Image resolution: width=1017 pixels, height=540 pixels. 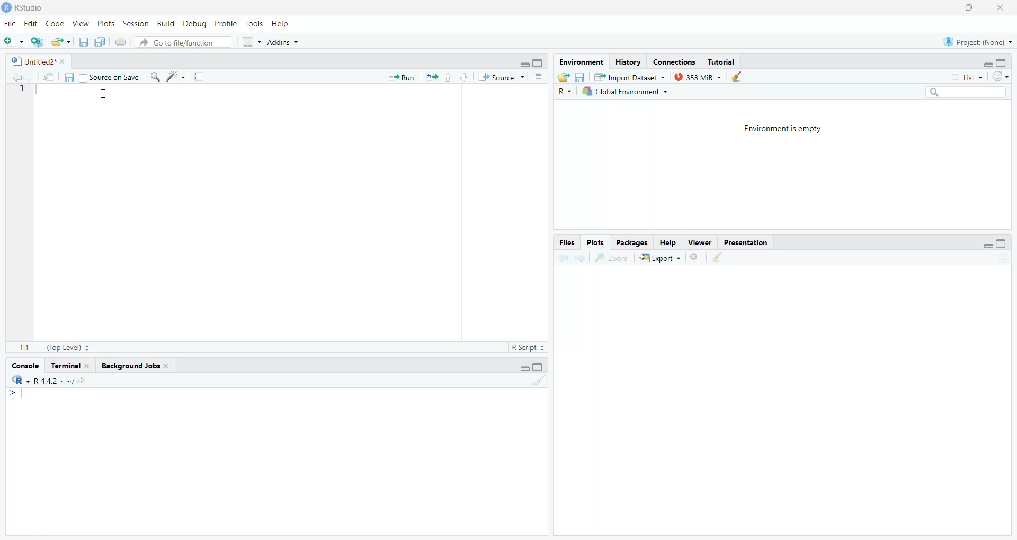 I want to click on close, so click(x=996, y=7).